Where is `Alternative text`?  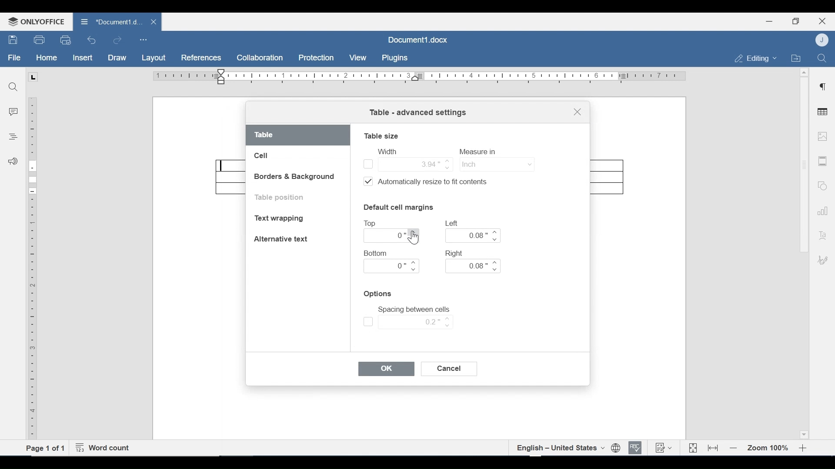 Alternative text is located at coordinates (281, 239).